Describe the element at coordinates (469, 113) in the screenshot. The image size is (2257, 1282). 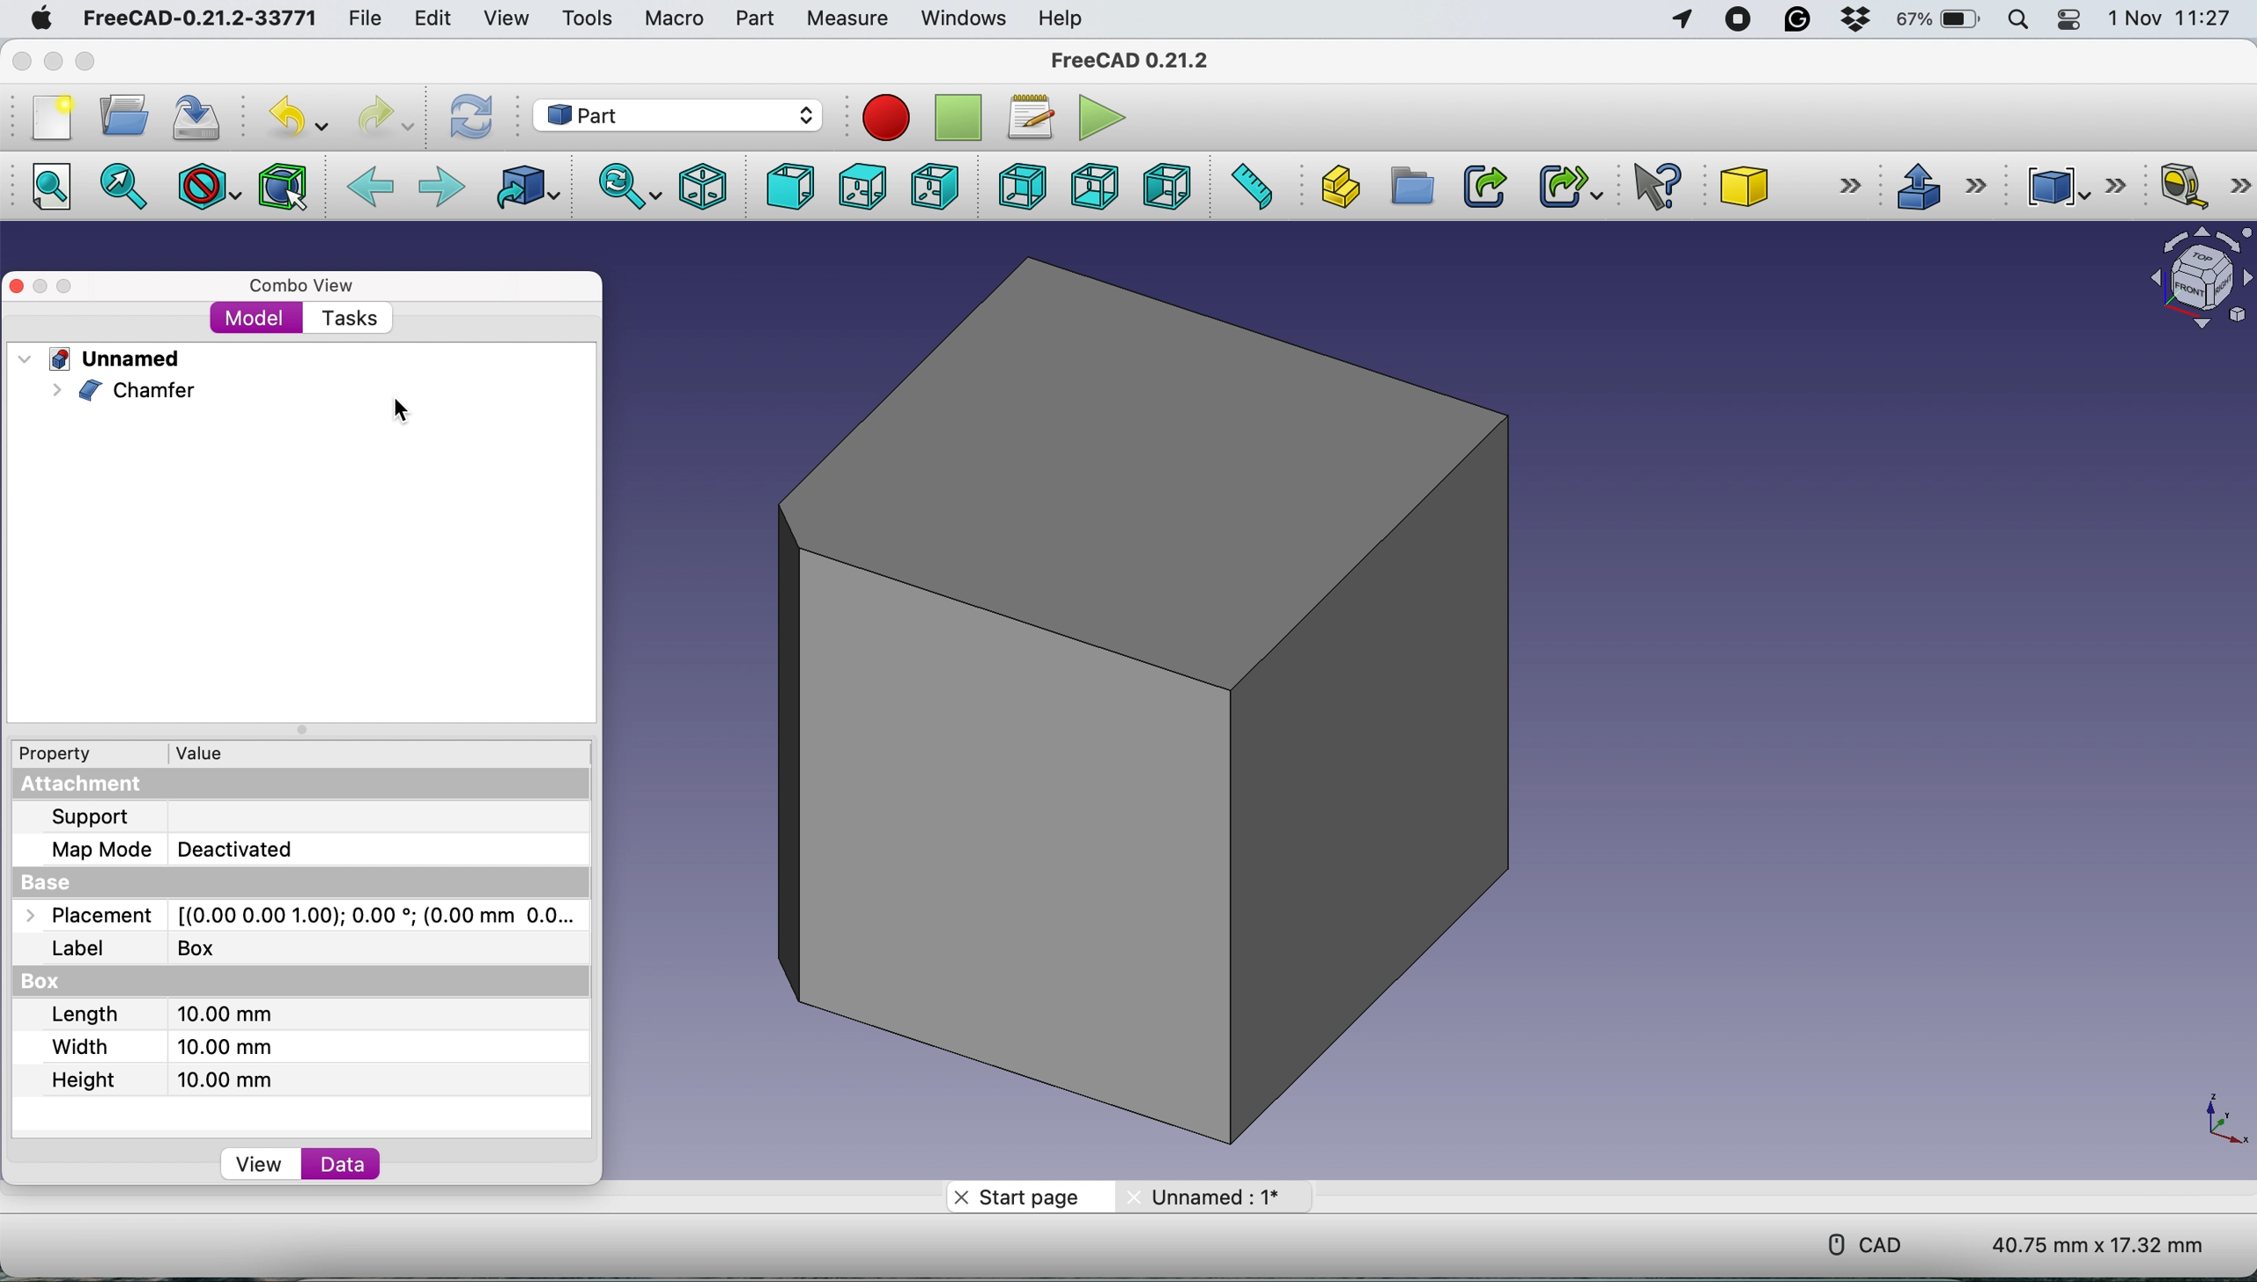
I see `refresh` at that location.